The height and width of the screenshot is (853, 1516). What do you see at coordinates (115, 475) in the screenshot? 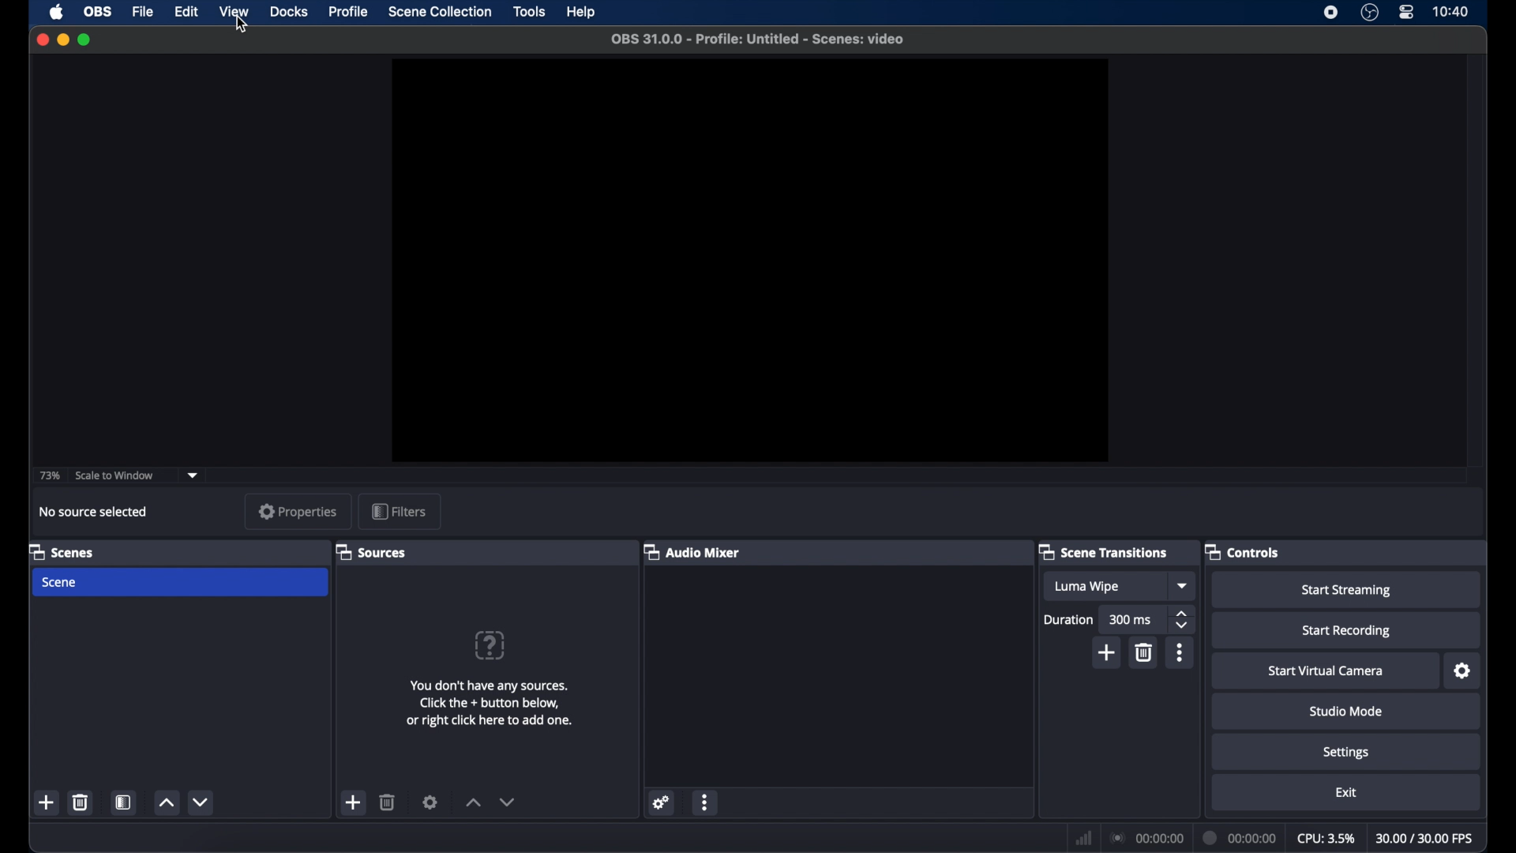
I see `scale to window` at bounding box center [115, 475].